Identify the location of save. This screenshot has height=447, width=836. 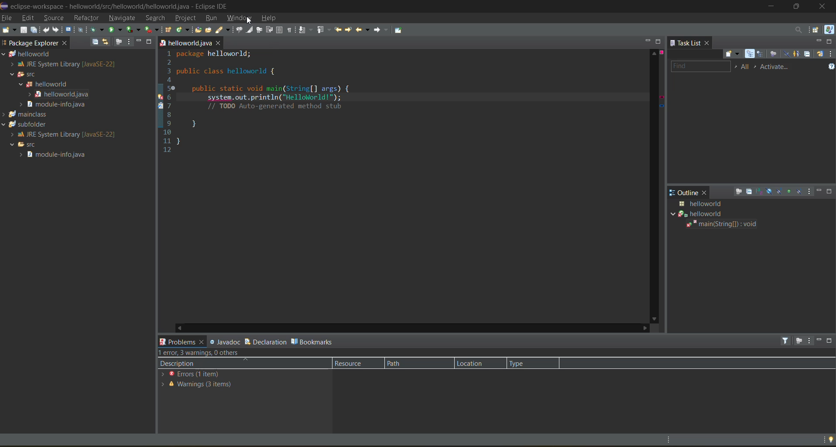
(23, 30).